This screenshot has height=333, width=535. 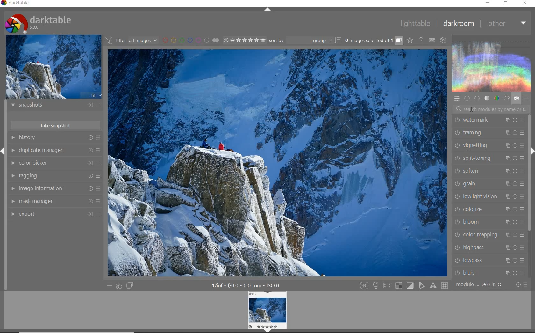 I want to click on reset or presets and preferences, so click(x=523, y=285).